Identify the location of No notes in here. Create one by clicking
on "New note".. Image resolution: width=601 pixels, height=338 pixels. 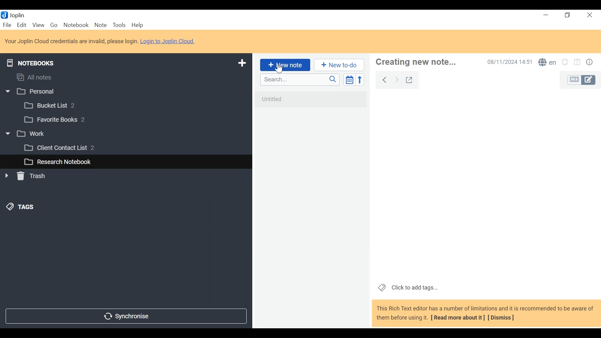
(312, 103).